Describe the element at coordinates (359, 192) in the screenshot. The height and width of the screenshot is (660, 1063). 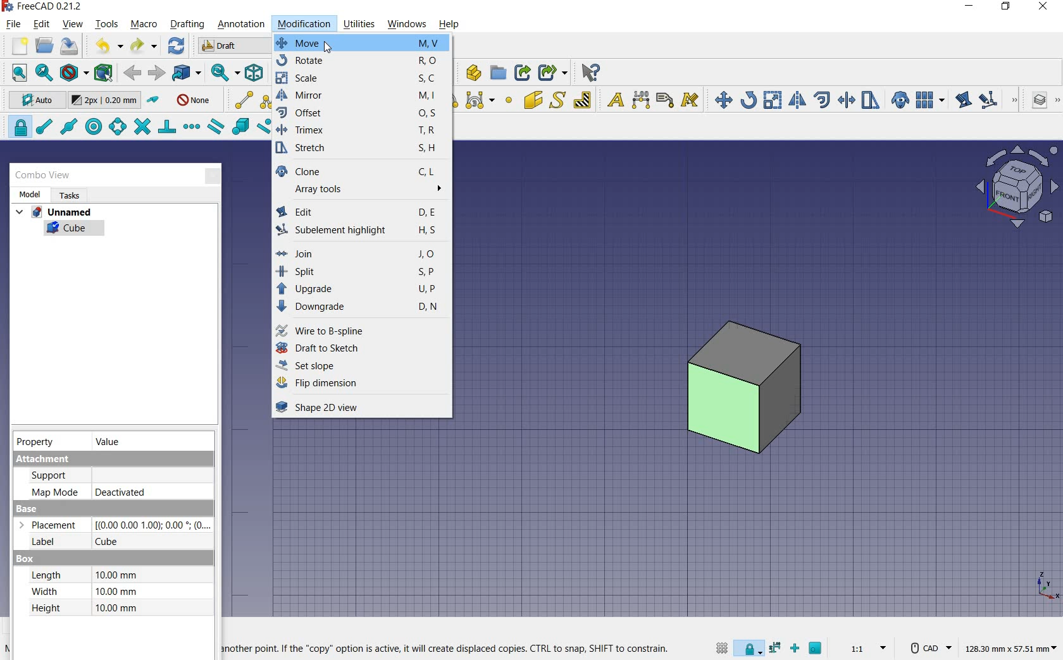
I see `array tools` at that location.